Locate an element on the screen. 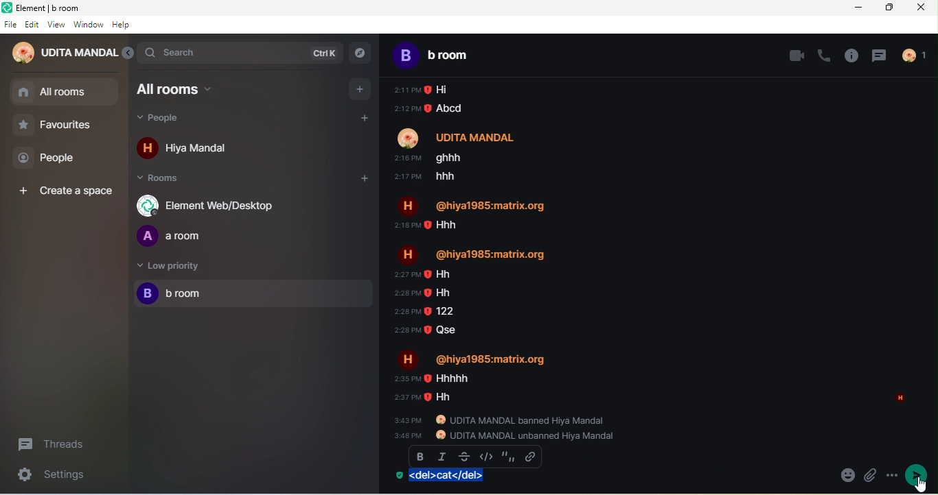  add room is located at coordinates (361, 89).